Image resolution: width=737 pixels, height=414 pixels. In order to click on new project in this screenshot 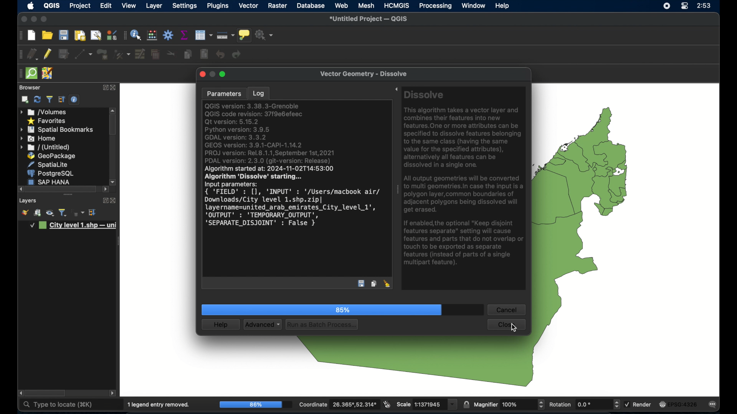, I will do `click(32, 36)`.